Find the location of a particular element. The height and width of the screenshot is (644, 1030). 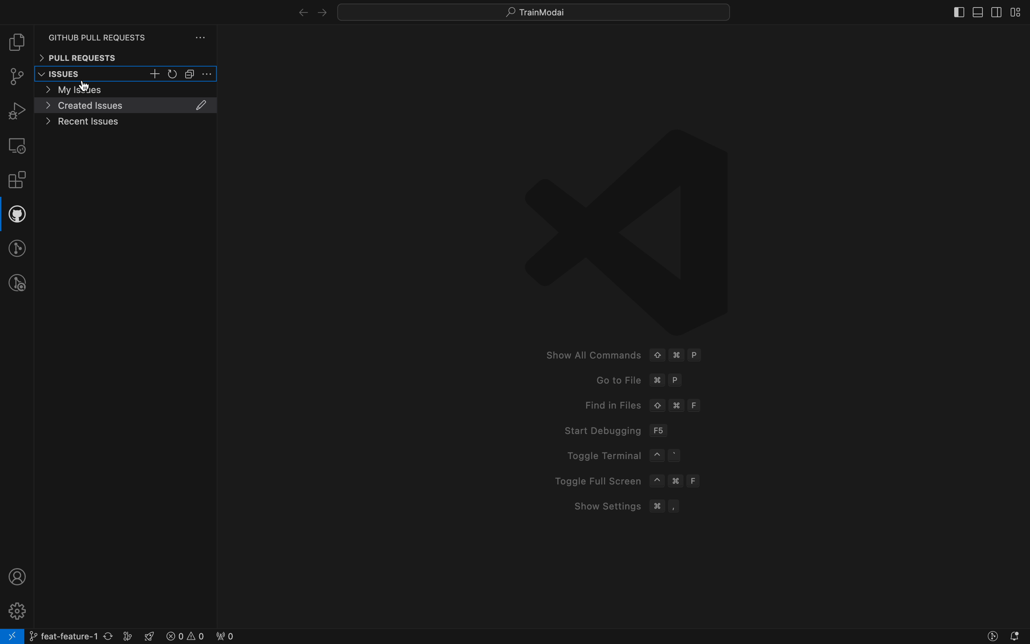

debugger is located at coordinates (17, 110).